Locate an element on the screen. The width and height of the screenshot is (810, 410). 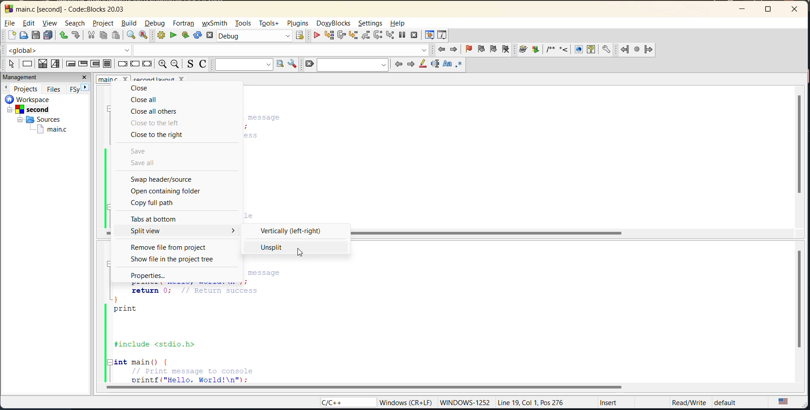
find is located at coordinates (129, 35).